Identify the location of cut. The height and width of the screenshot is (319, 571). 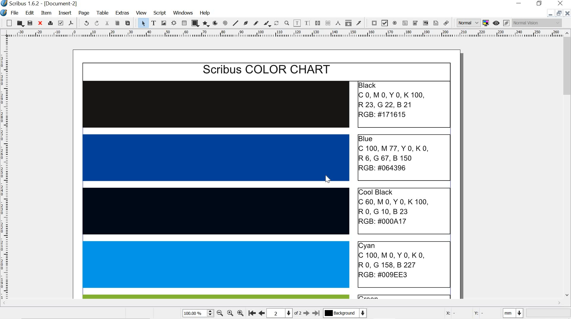
(108, 23).